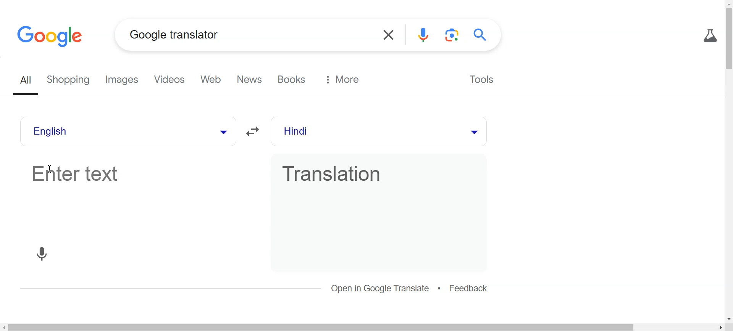  What do you see at coordinates (134, 194) in the screenshot?
I see `Enter Text` at bounding box center [134, 194].